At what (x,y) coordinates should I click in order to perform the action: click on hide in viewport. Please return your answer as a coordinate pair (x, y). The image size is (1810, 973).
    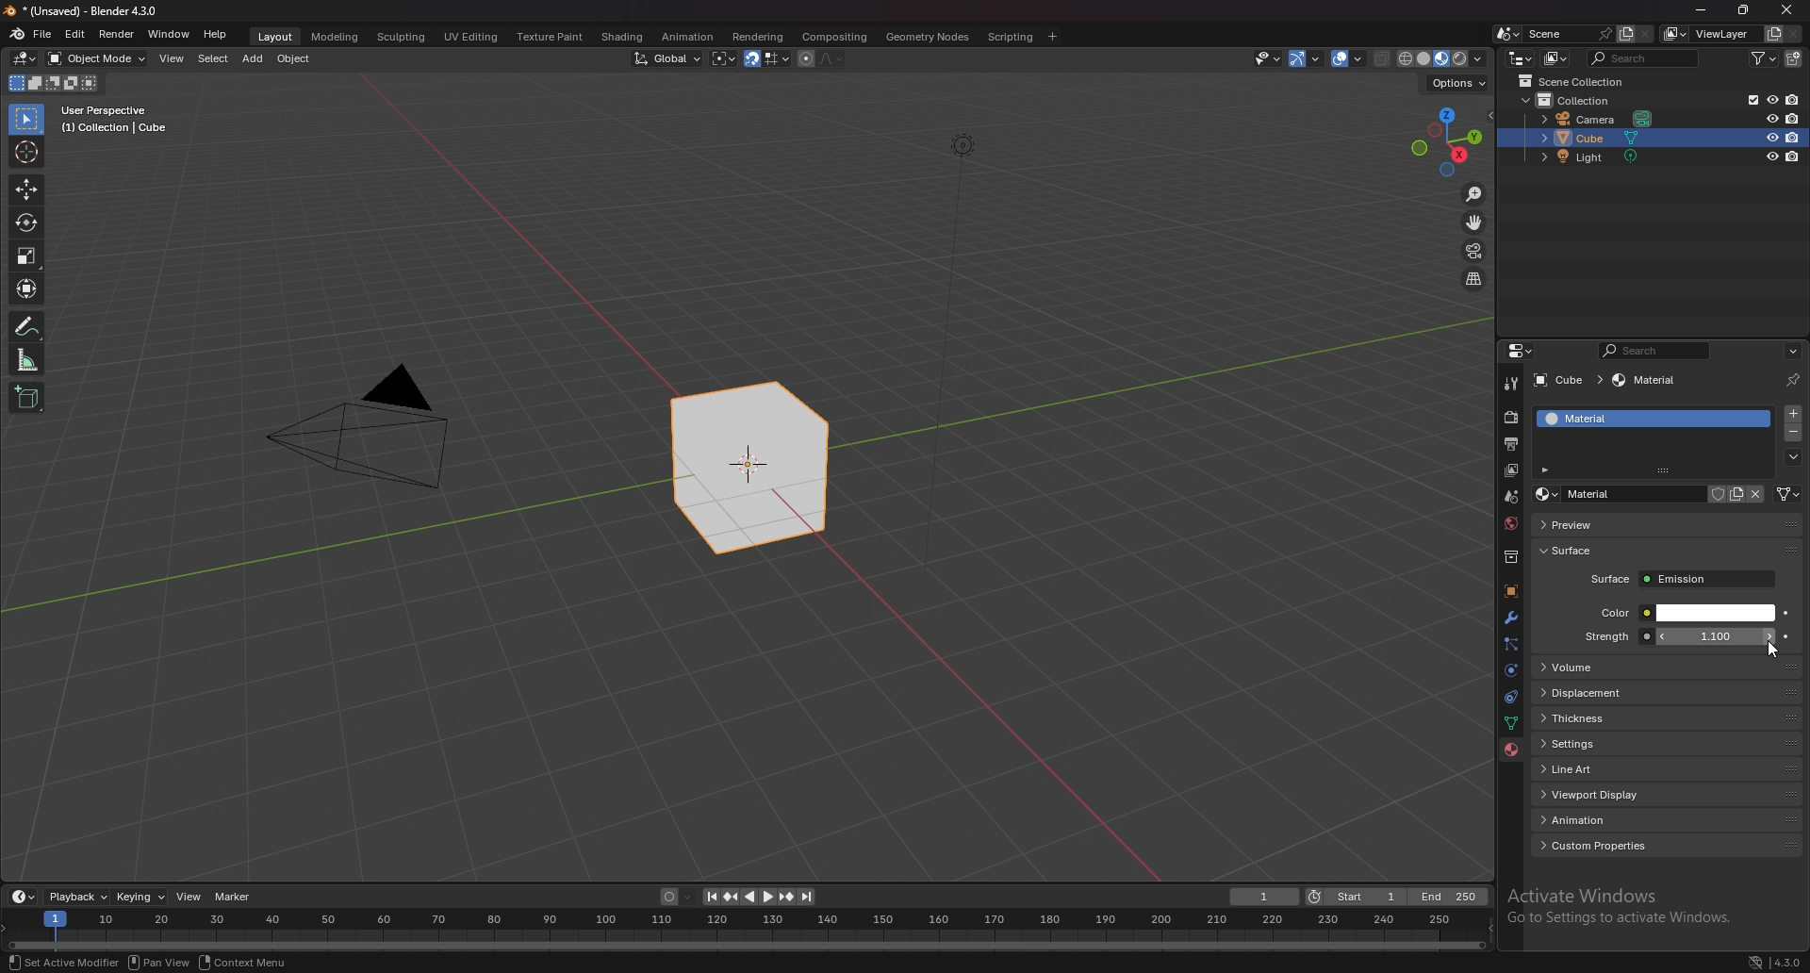
    Looking at the image, I should click on (1770, 138).